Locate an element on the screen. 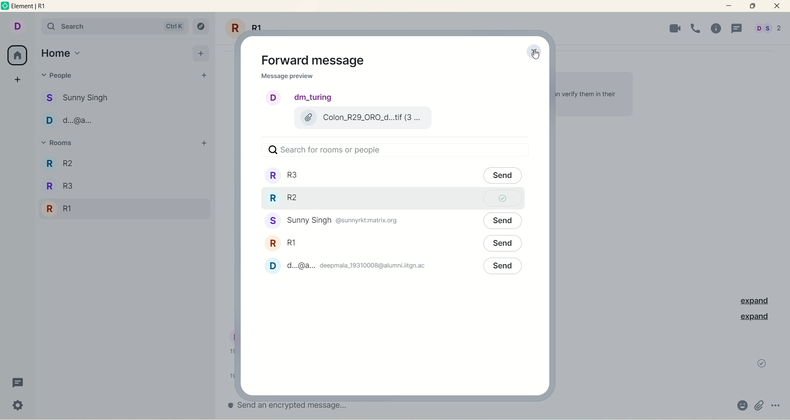 This screenshot has height=420, width=790. add is located at coordinates (204, 143).